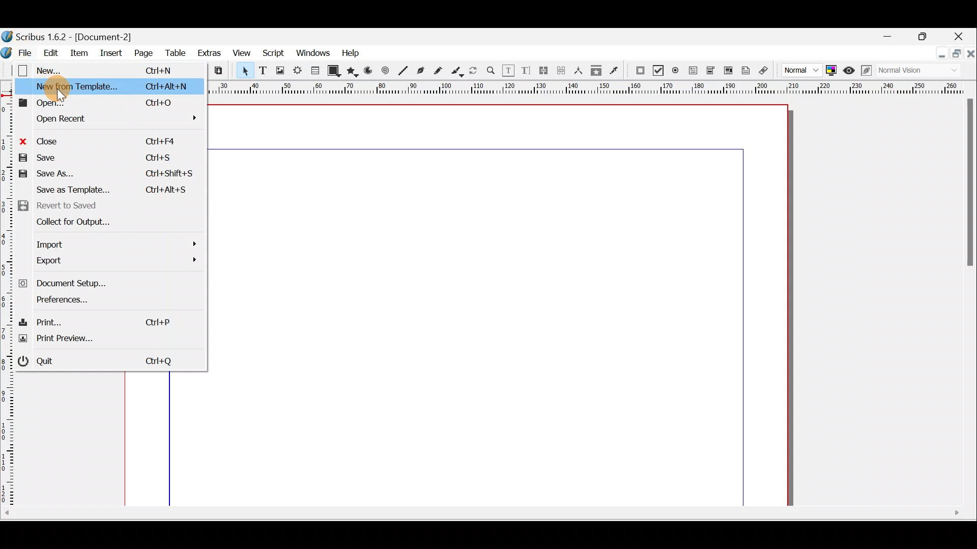  What do you see at coordinates (113, 53) in the screenshot?
I see `Insert` at bounding box center [113, 53].